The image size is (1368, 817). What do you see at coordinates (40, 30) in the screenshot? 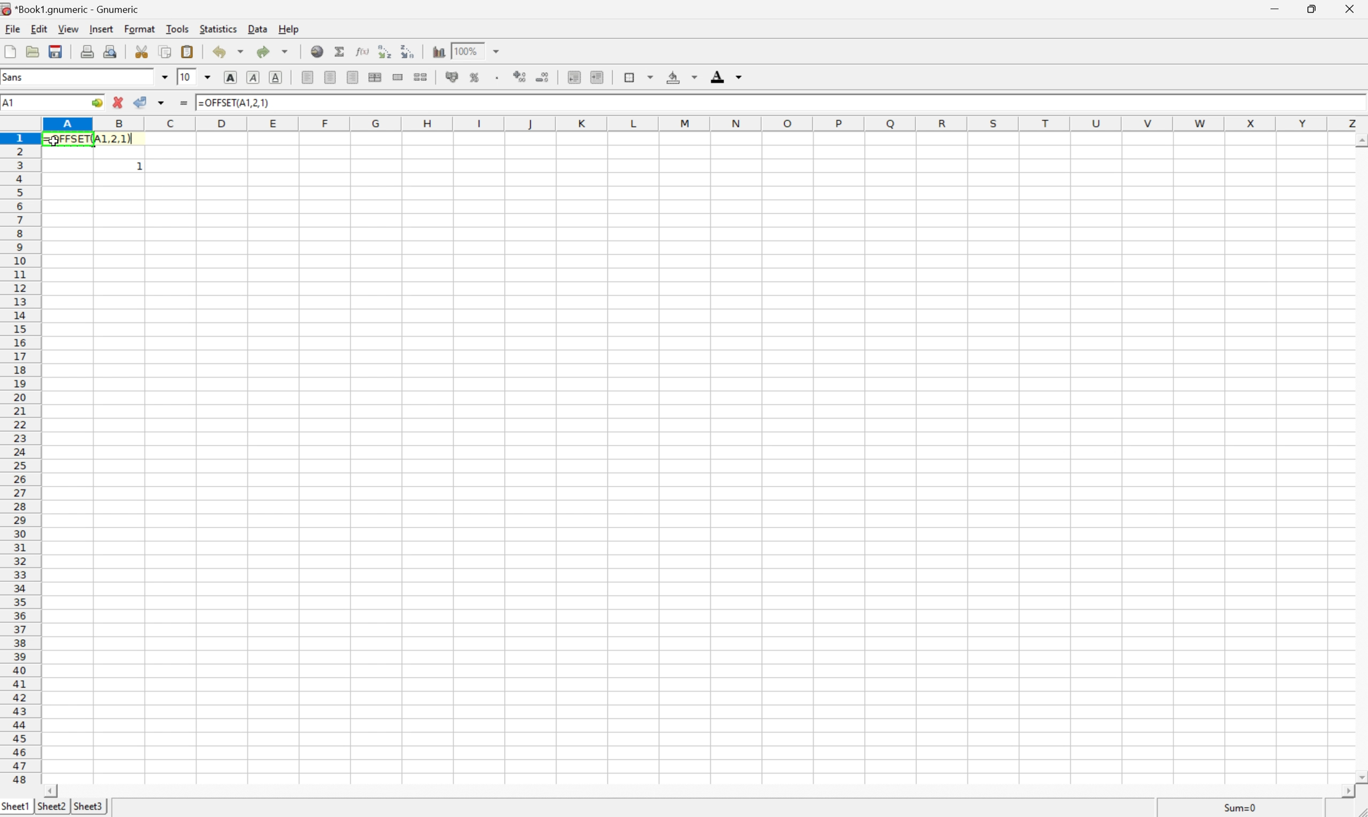
I see `edit` at bounding box center [40, 30].